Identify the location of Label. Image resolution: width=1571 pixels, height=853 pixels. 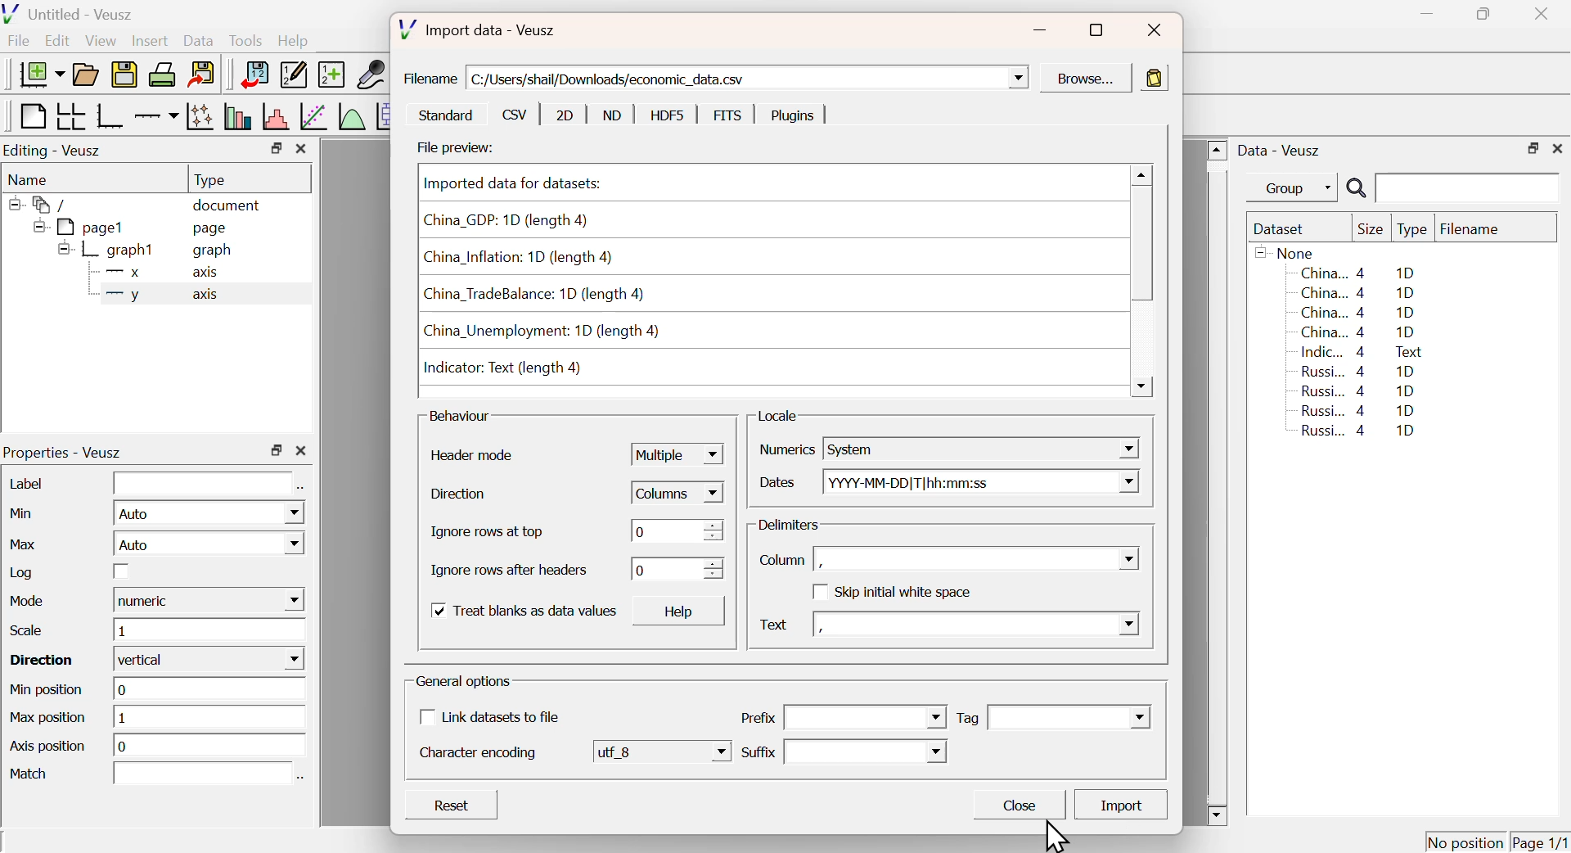
(28, 483).